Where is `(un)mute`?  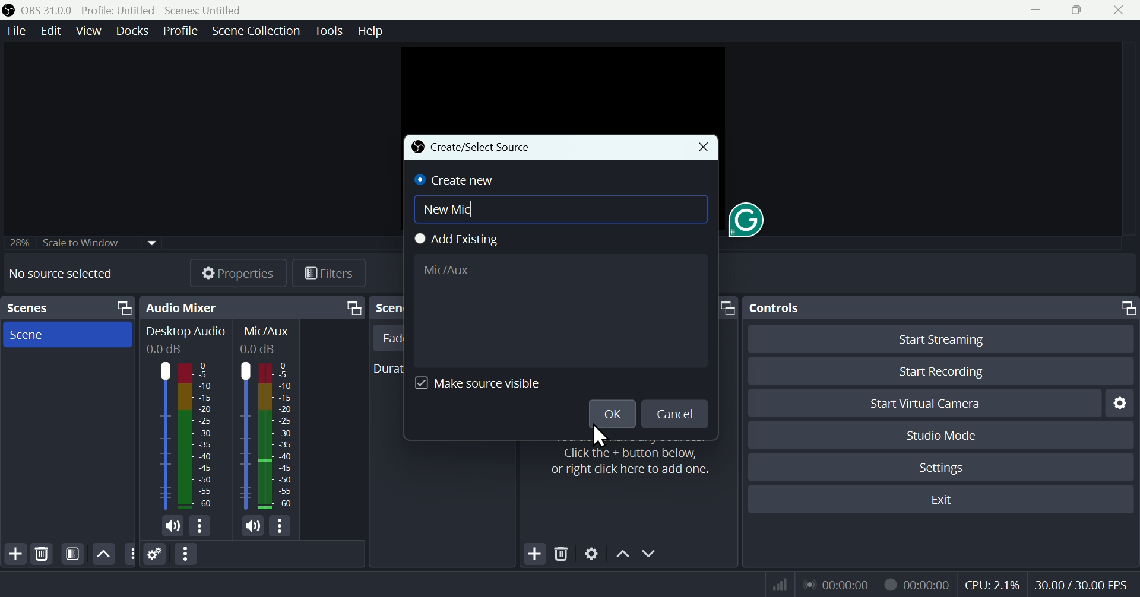
(un)mute is located at coordinates (253, 526).